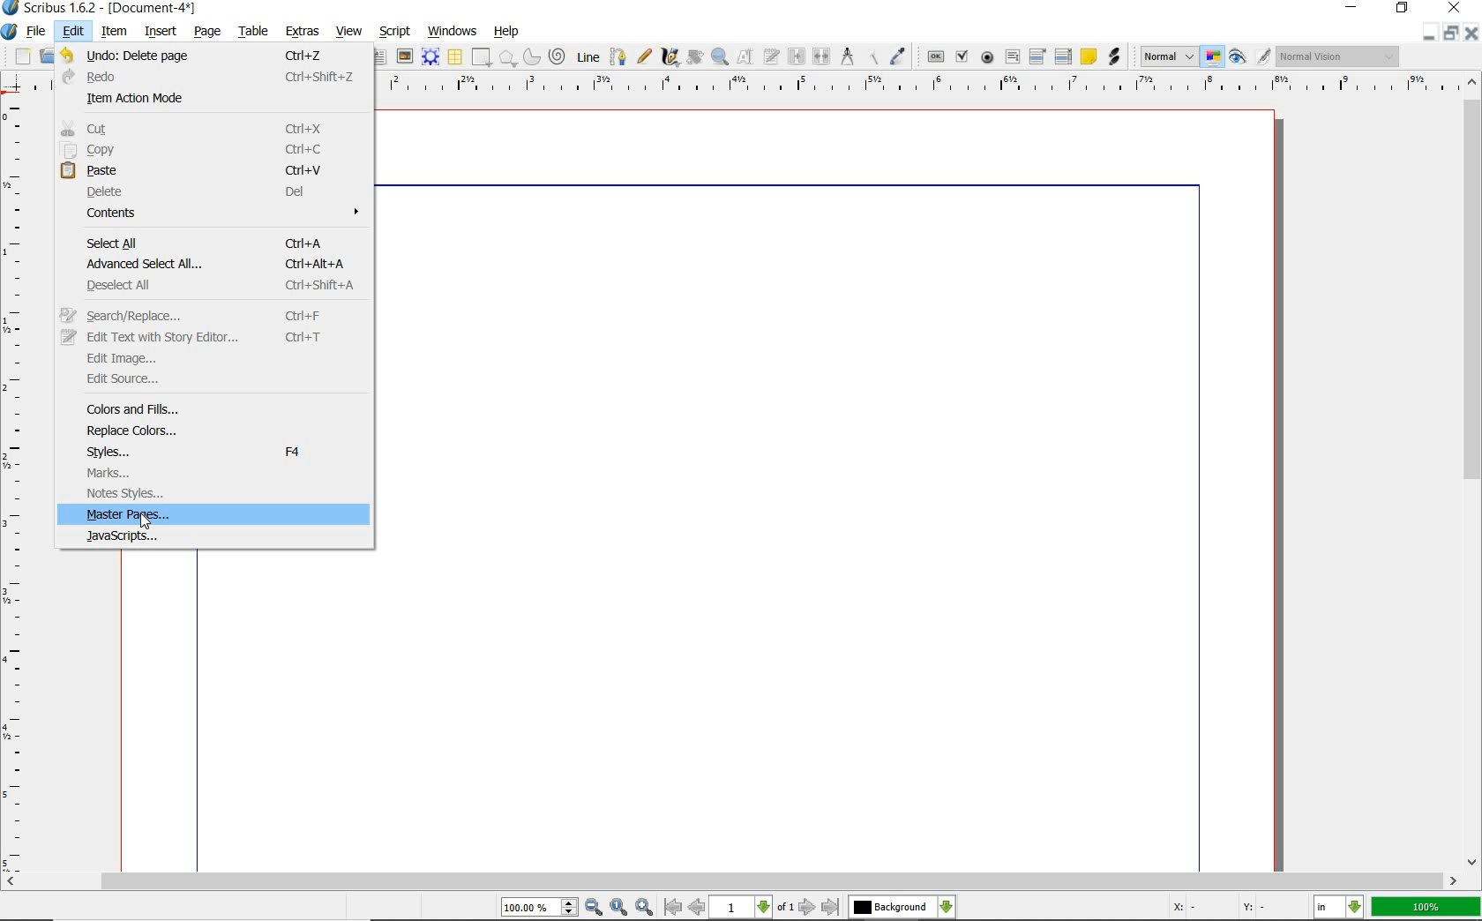  Describe the element at coordinates (899, 56) in the screenshot. I see `eye dropper` at that location.